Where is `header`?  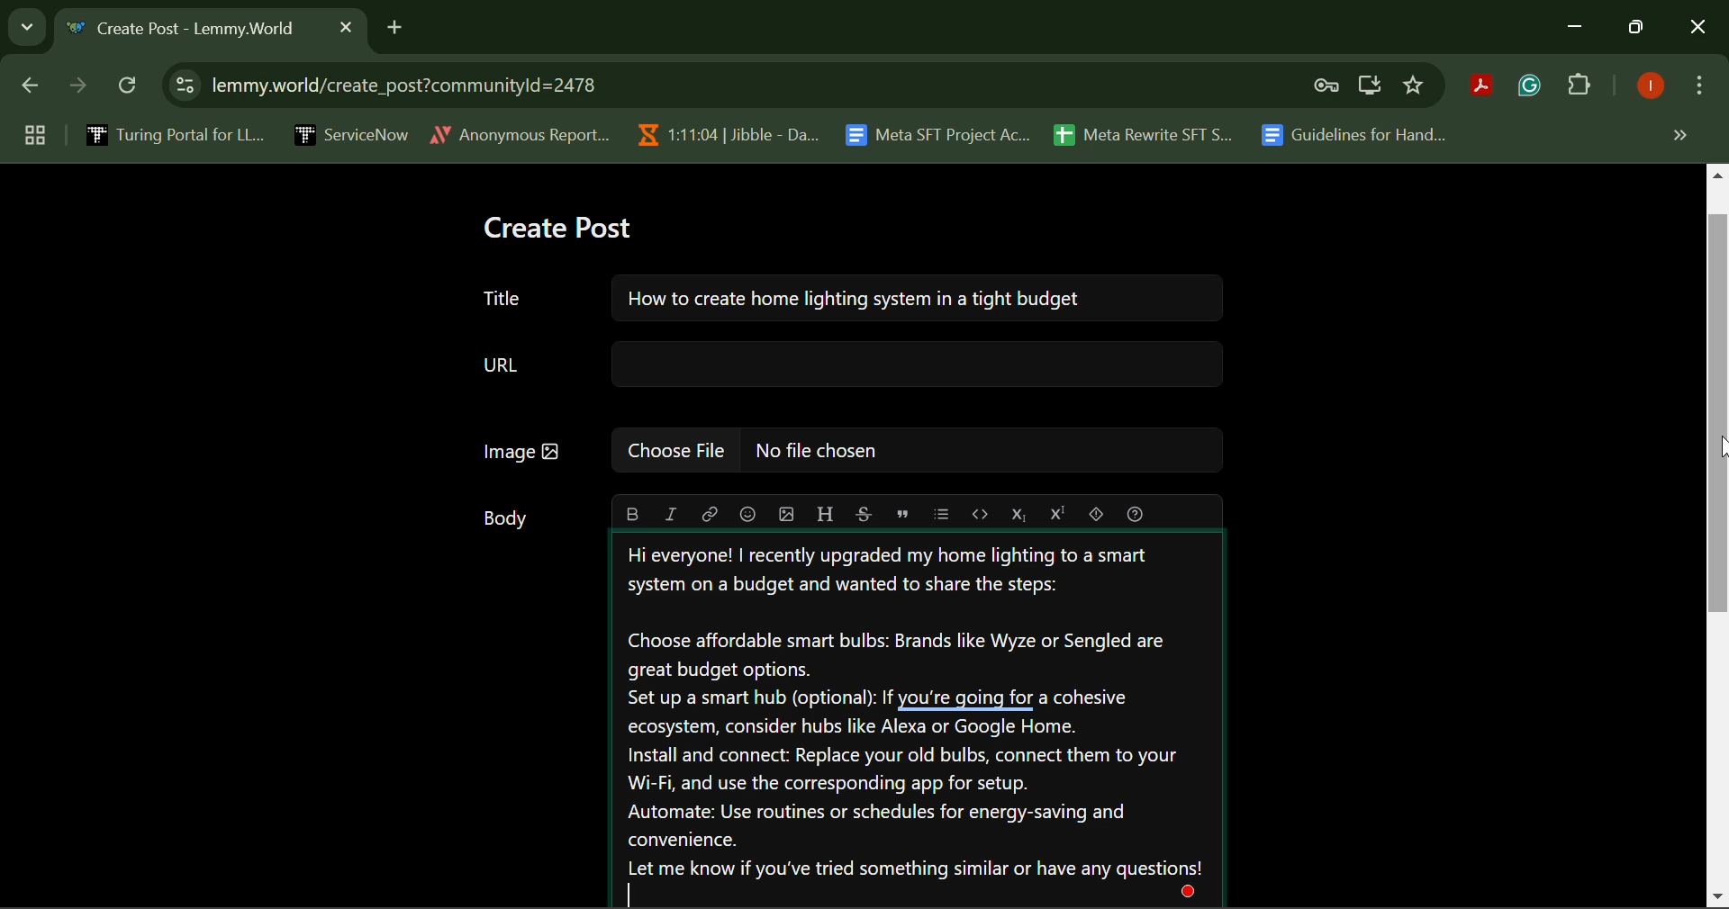
header is located at coordinates (822, 512).